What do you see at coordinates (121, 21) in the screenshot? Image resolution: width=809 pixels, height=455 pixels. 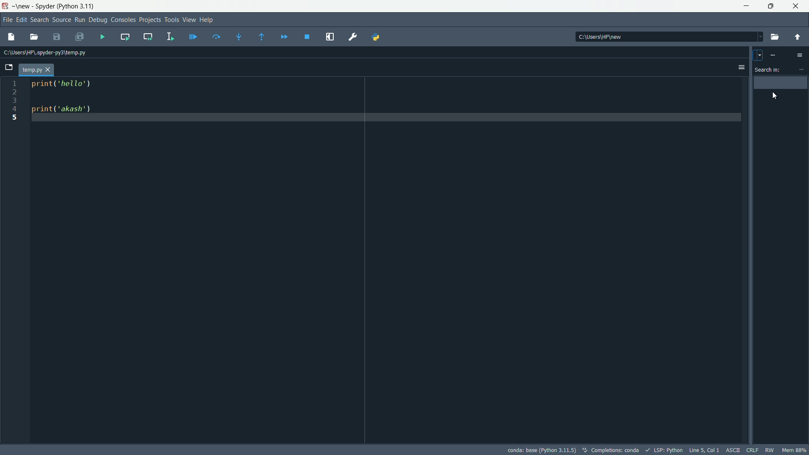 I see `Consoles Menu` at bounding box center [121, 21].